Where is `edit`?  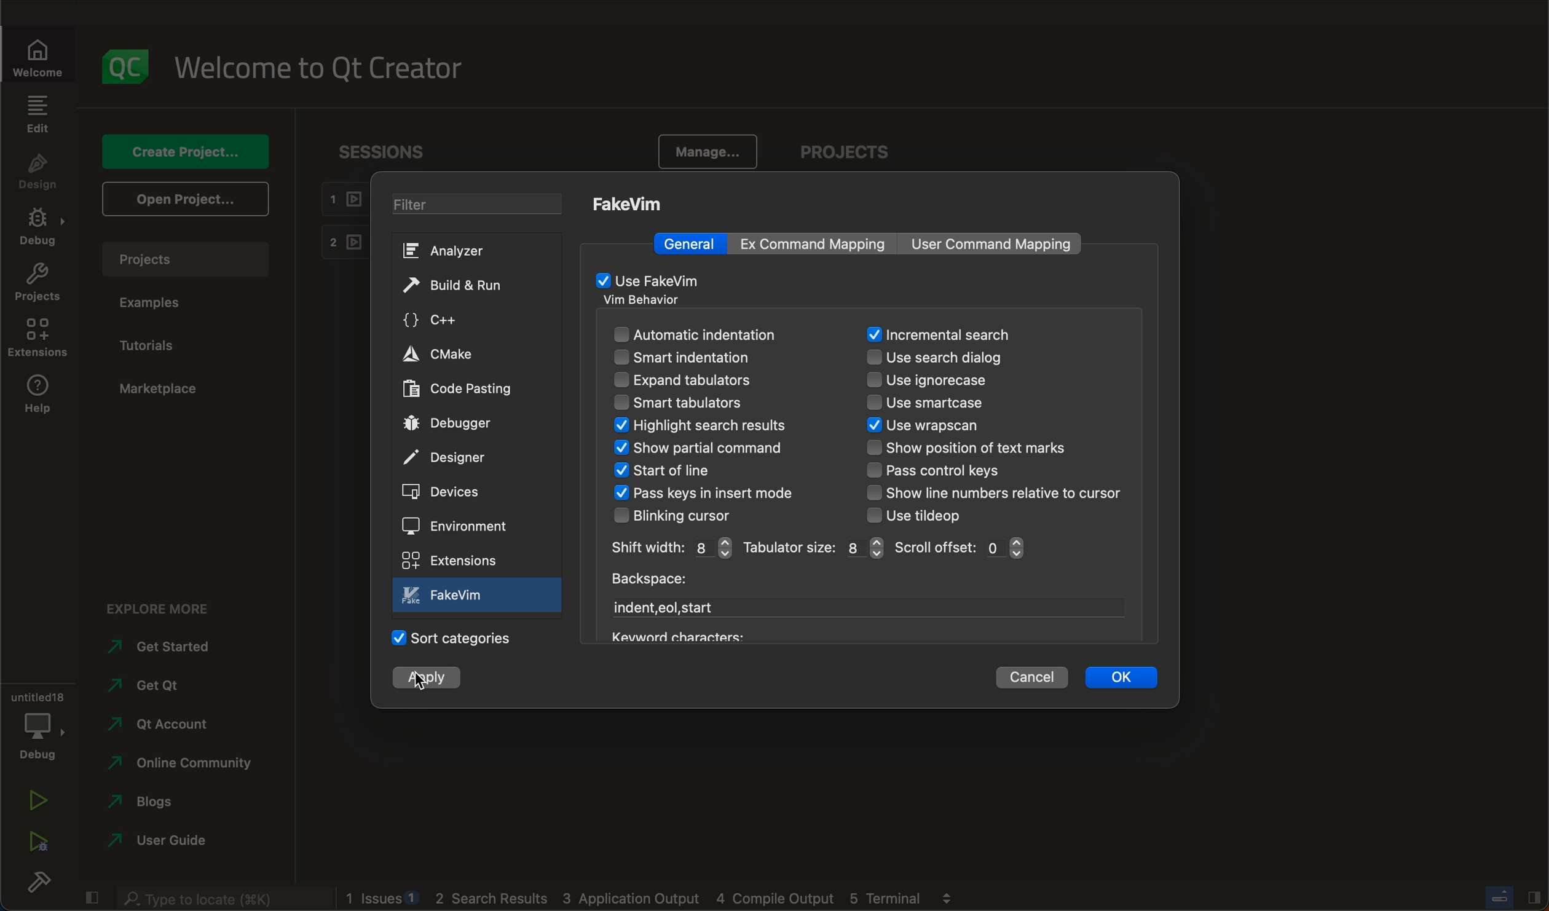 edit is located at coordinates (39, 114).